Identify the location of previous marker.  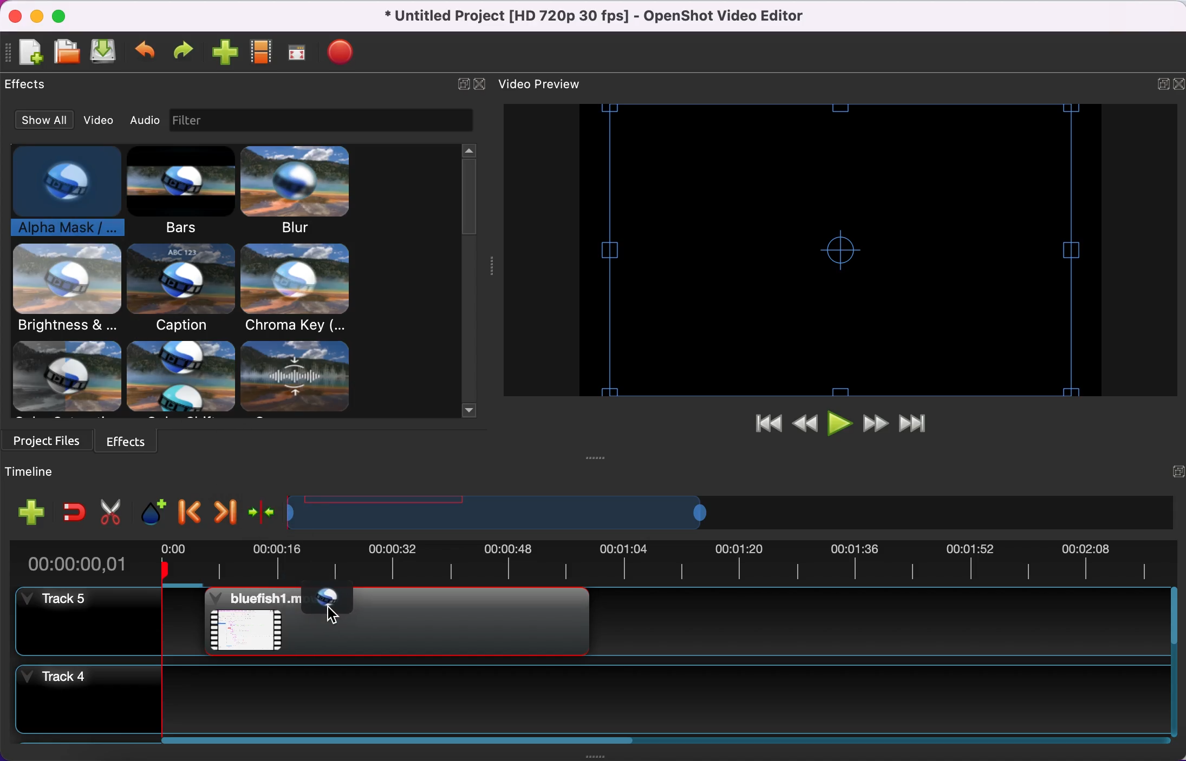
(188, 511).